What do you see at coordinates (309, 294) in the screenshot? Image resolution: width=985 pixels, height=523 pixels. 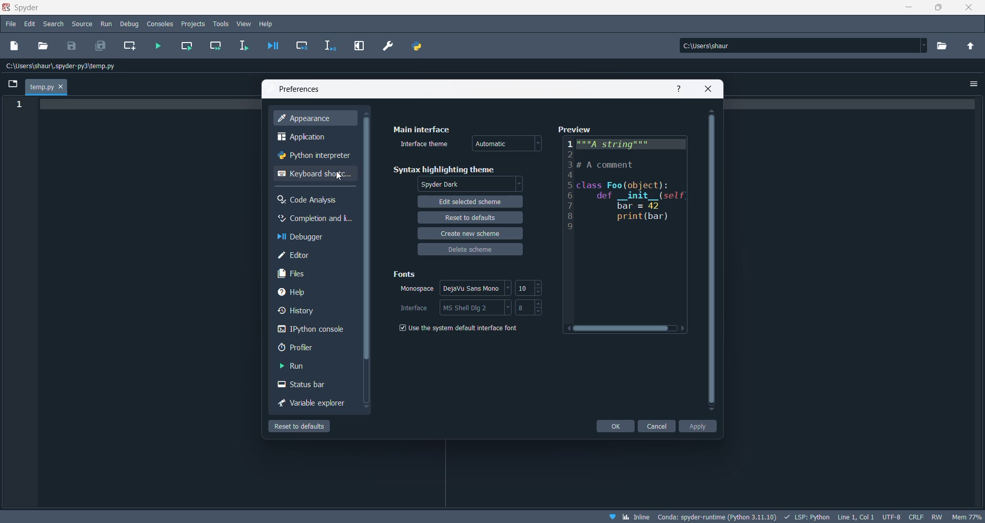 I see `help` at bounding box center [309, 294].